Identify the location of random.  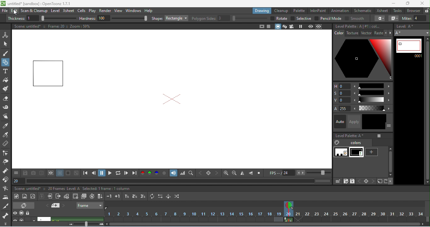
(176, 197).